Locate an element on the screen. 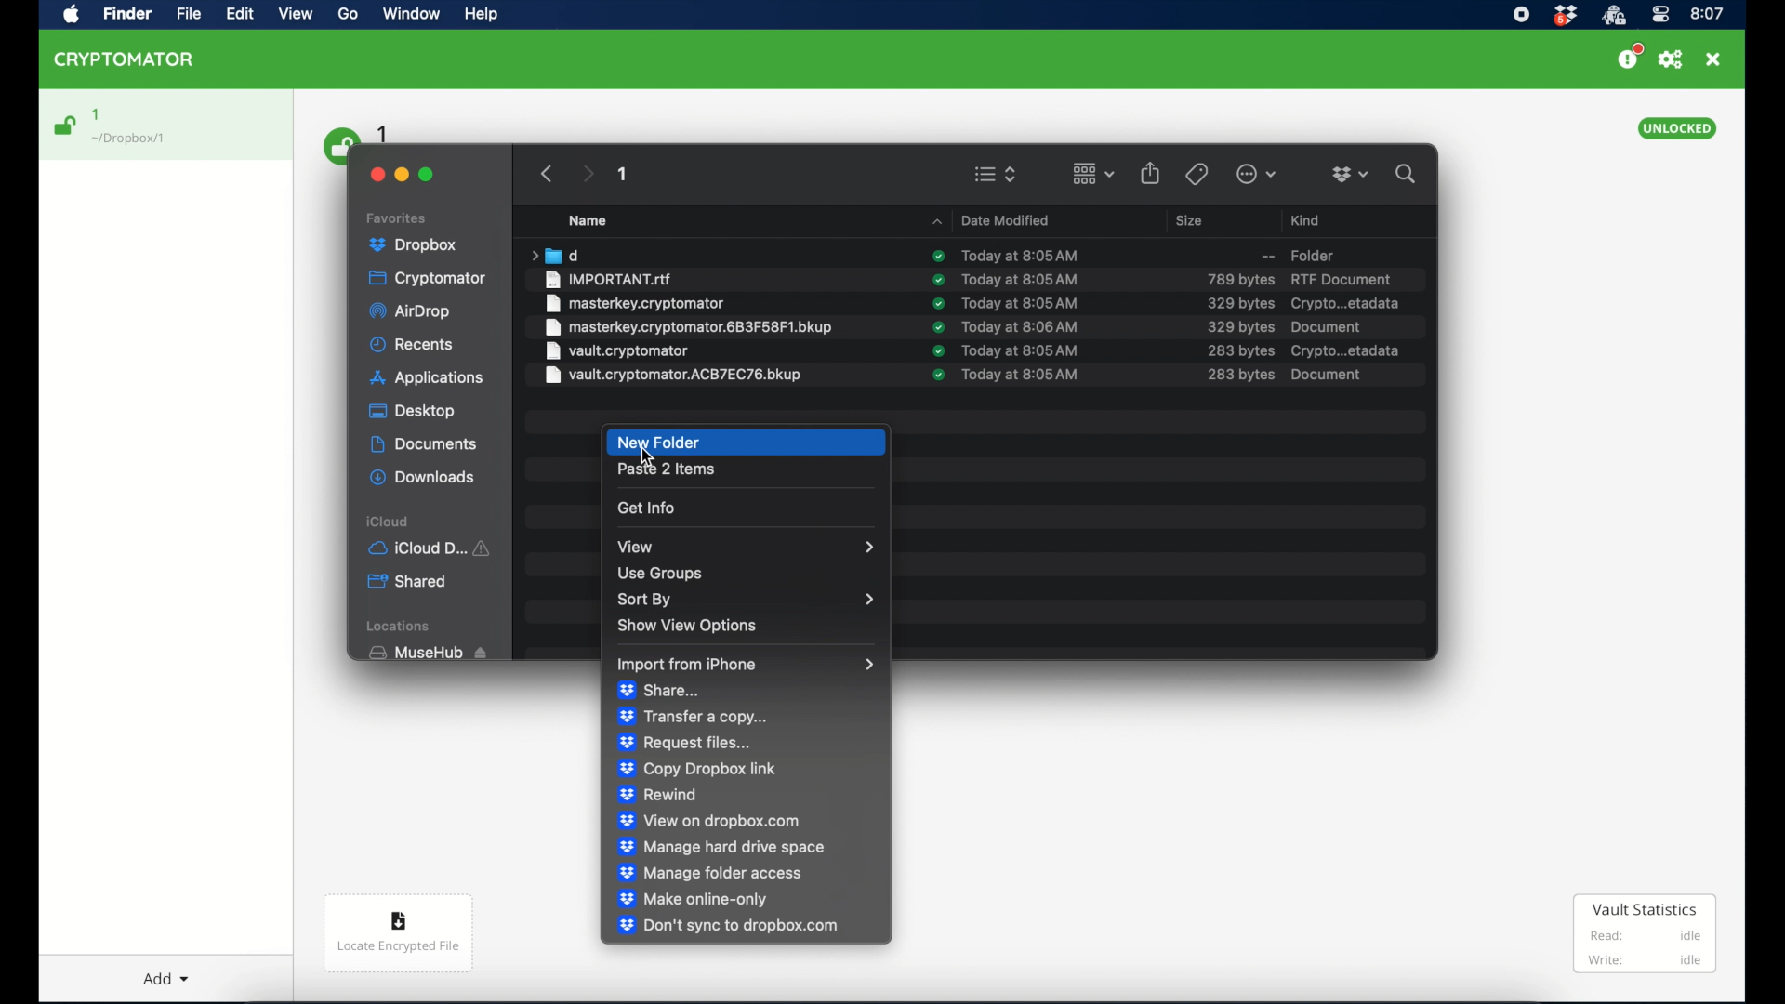 This screenshot has height=1004, width=1785. show view options is located at coordinates (689, 627).